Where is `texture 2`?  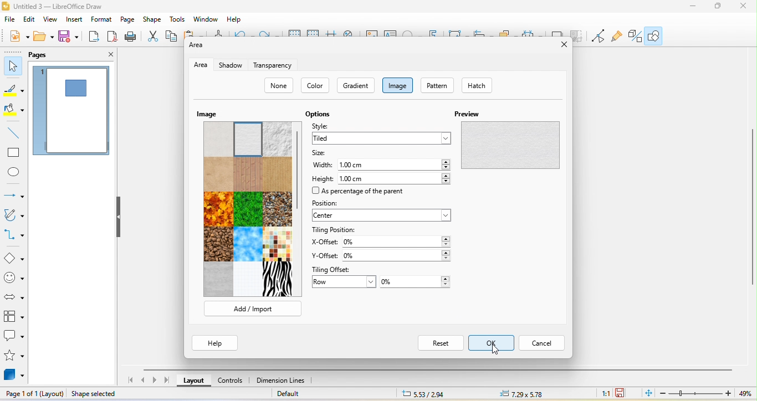 texture 2 is located at coordinates (248, 138).